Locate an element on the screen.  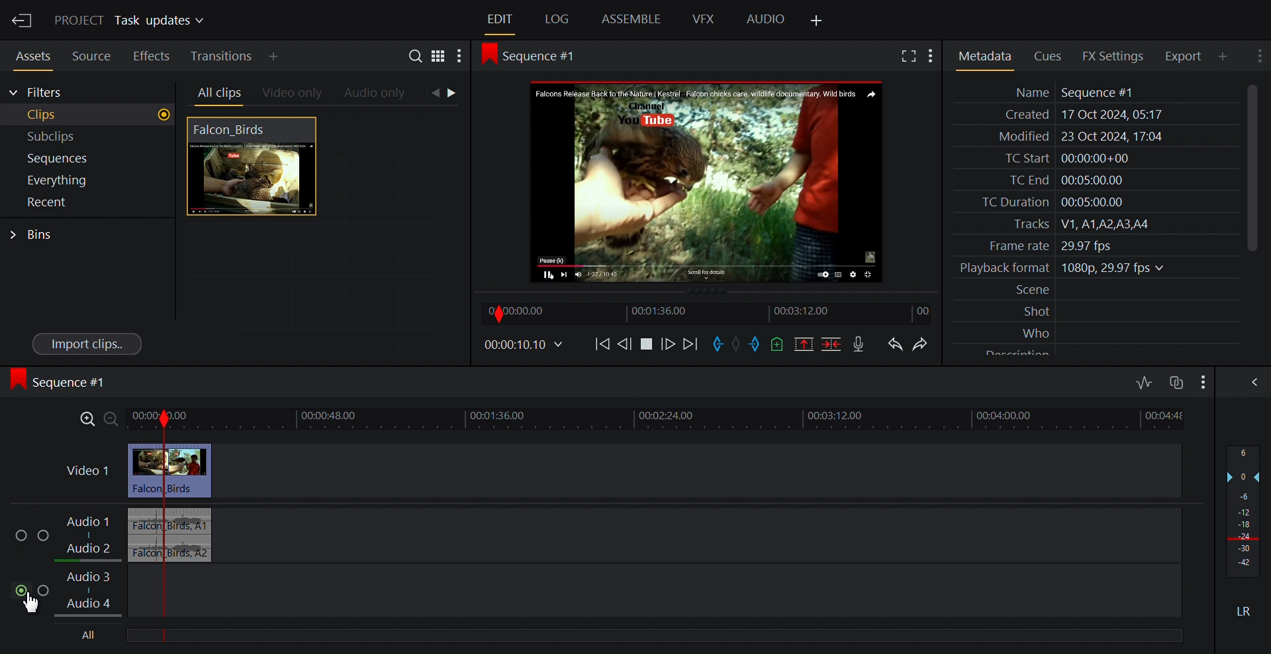
timeline is located at coordinates (684, 420).